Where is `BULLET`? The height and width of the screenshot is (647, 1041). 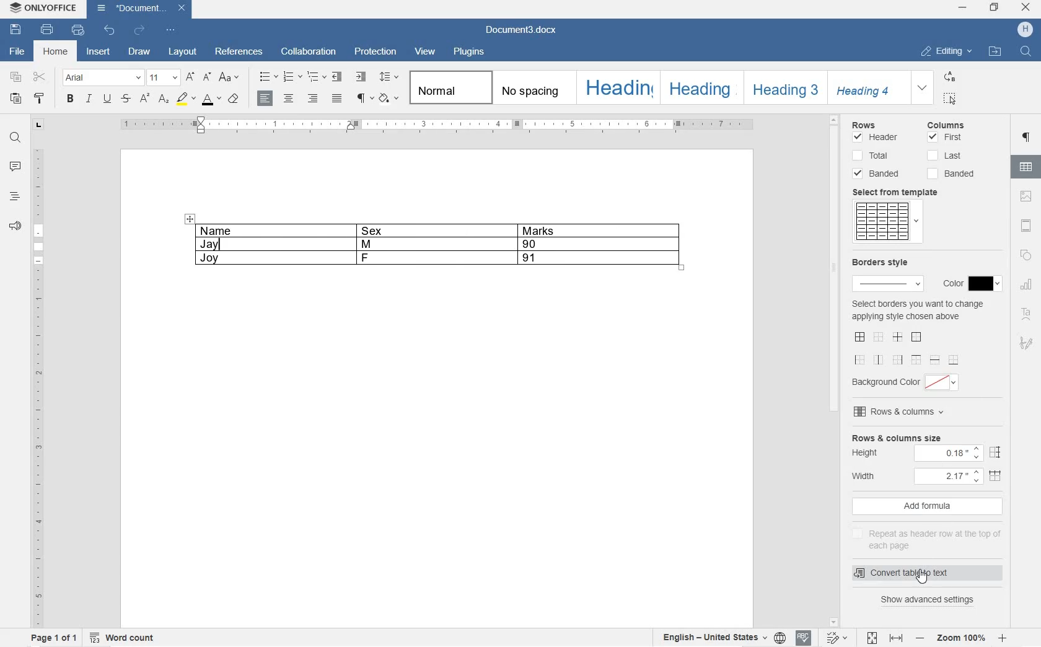 BULLET is located at coordinates (268, 77).